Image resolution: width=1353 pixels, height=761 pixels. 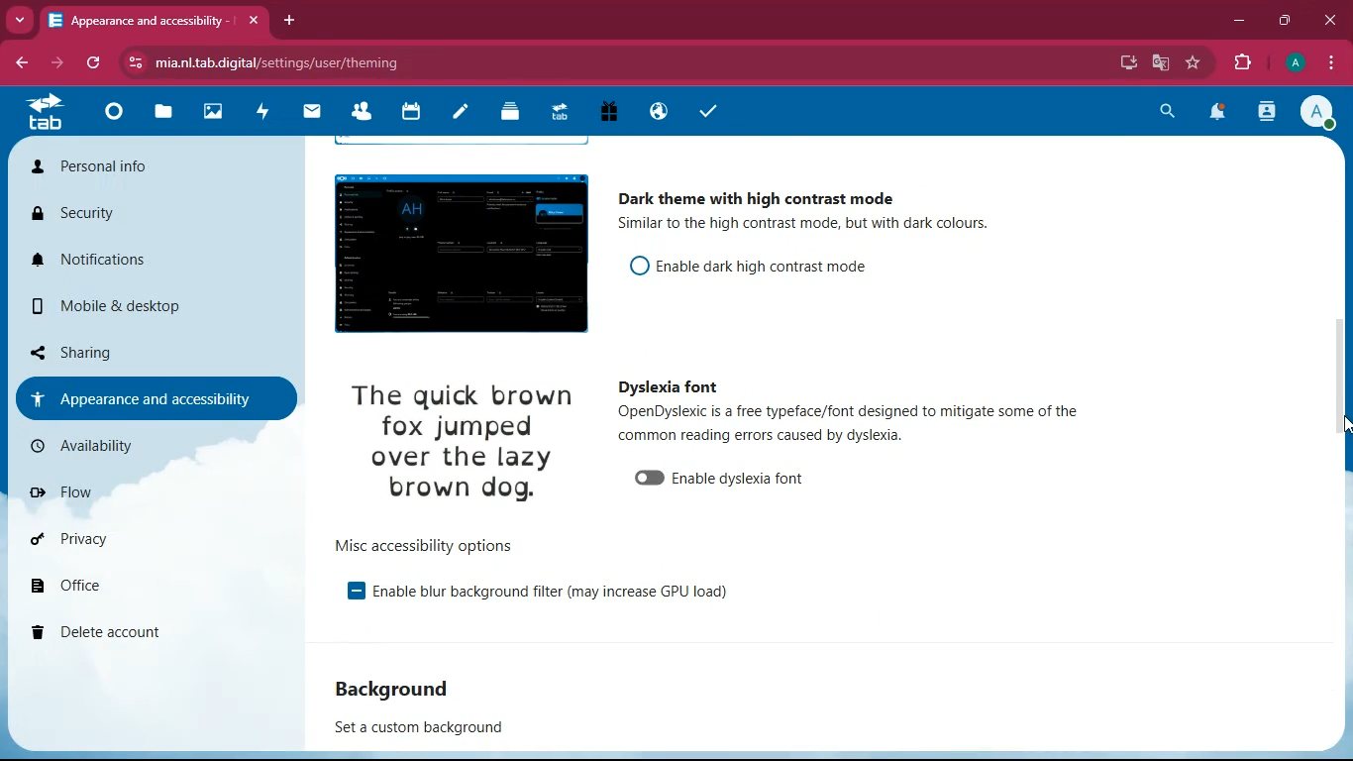 What do you see at coordinates (1264, 114) in the screenshot?
I see `activity` at bounding box center [1264, 114].